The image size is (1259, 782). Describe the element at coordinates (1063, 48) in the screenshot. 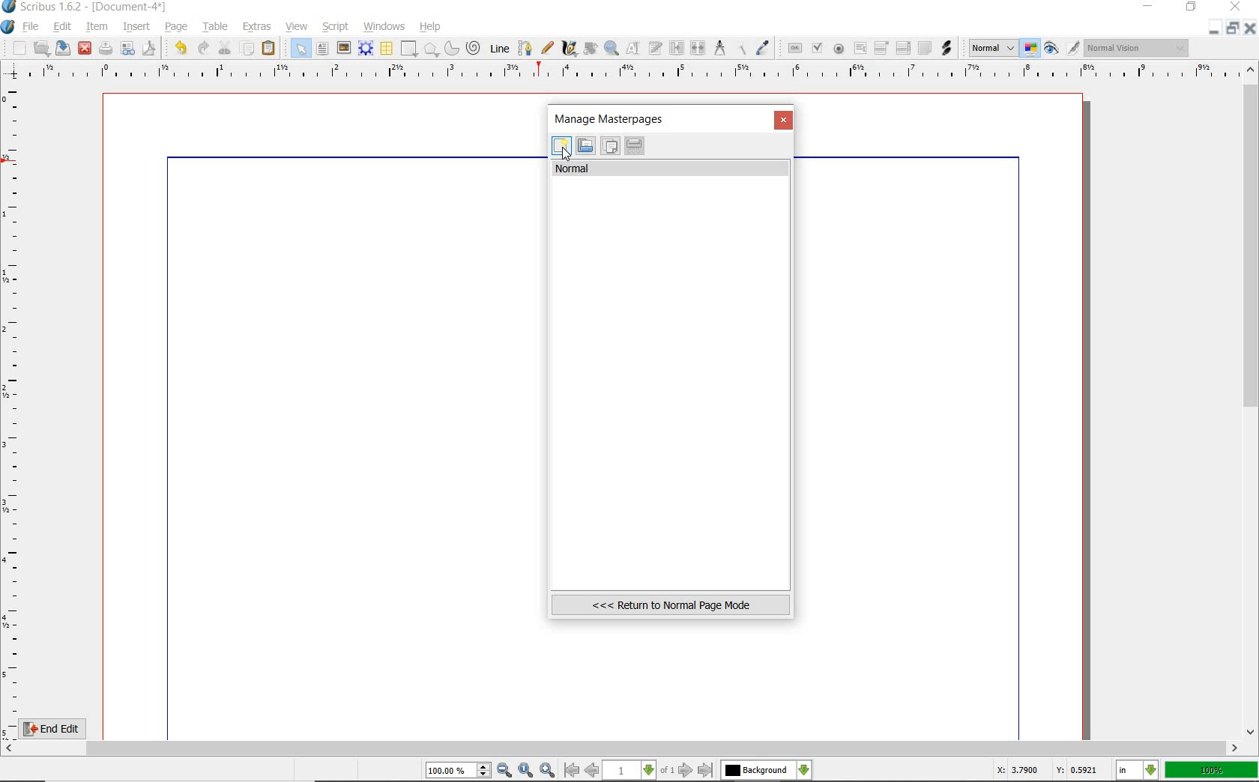

I see `preview mode` at that location.